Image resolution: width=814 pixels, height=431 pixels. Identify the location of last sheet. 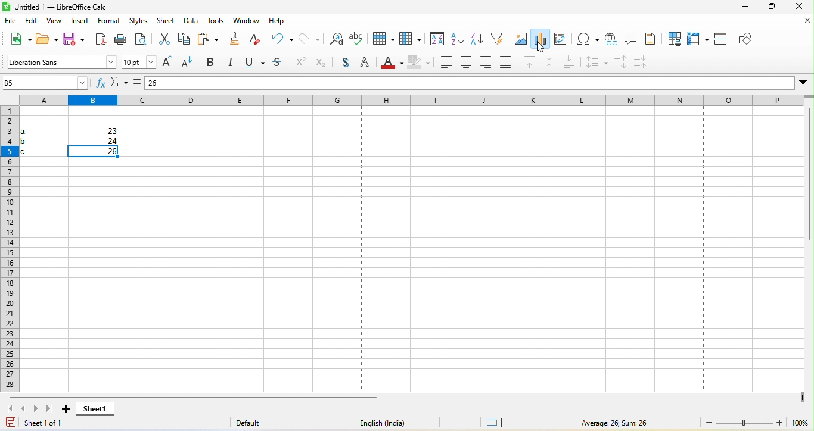
(50, 410).